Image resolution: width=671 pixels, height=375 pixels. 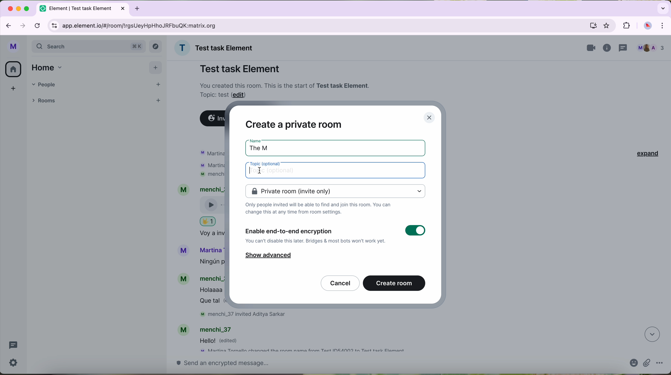 What do you see at coordinates (393, 365) in the screenshot?
I see `send a message` at bounding box center [393, 365].